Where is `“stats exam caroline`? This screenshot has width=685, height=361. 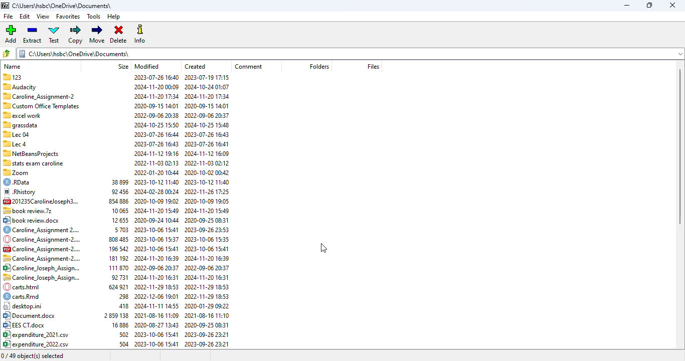
“stats exam caroline is located at coordinates (34, 163).